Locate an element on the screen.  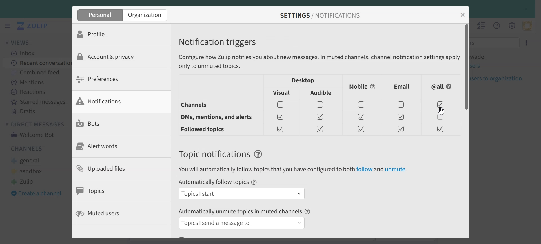
Organization is located at coordinates (146, 15).